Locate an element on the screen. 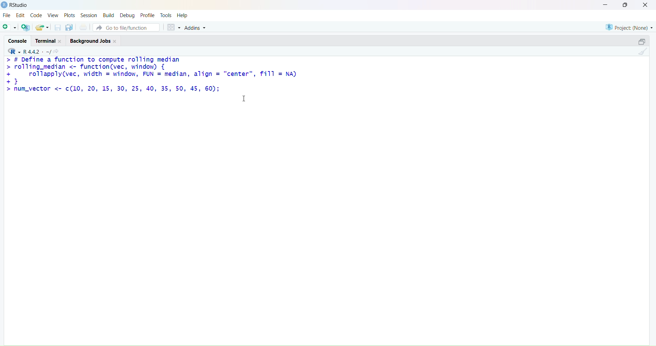 The image size is (656, 346). background jobs is located at coordinates (90, 42).